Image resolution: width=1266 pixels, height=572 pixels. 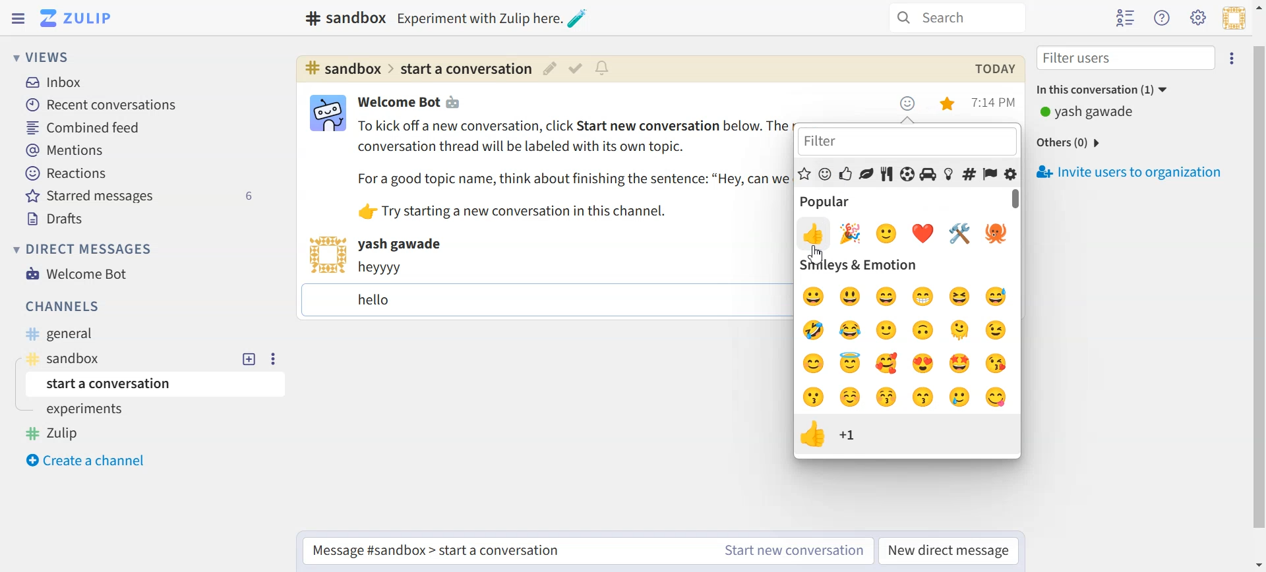 What do you see at coordinates (58, 217) in the screenshot?
I see `Drafts` at bounding box center [58, 217].